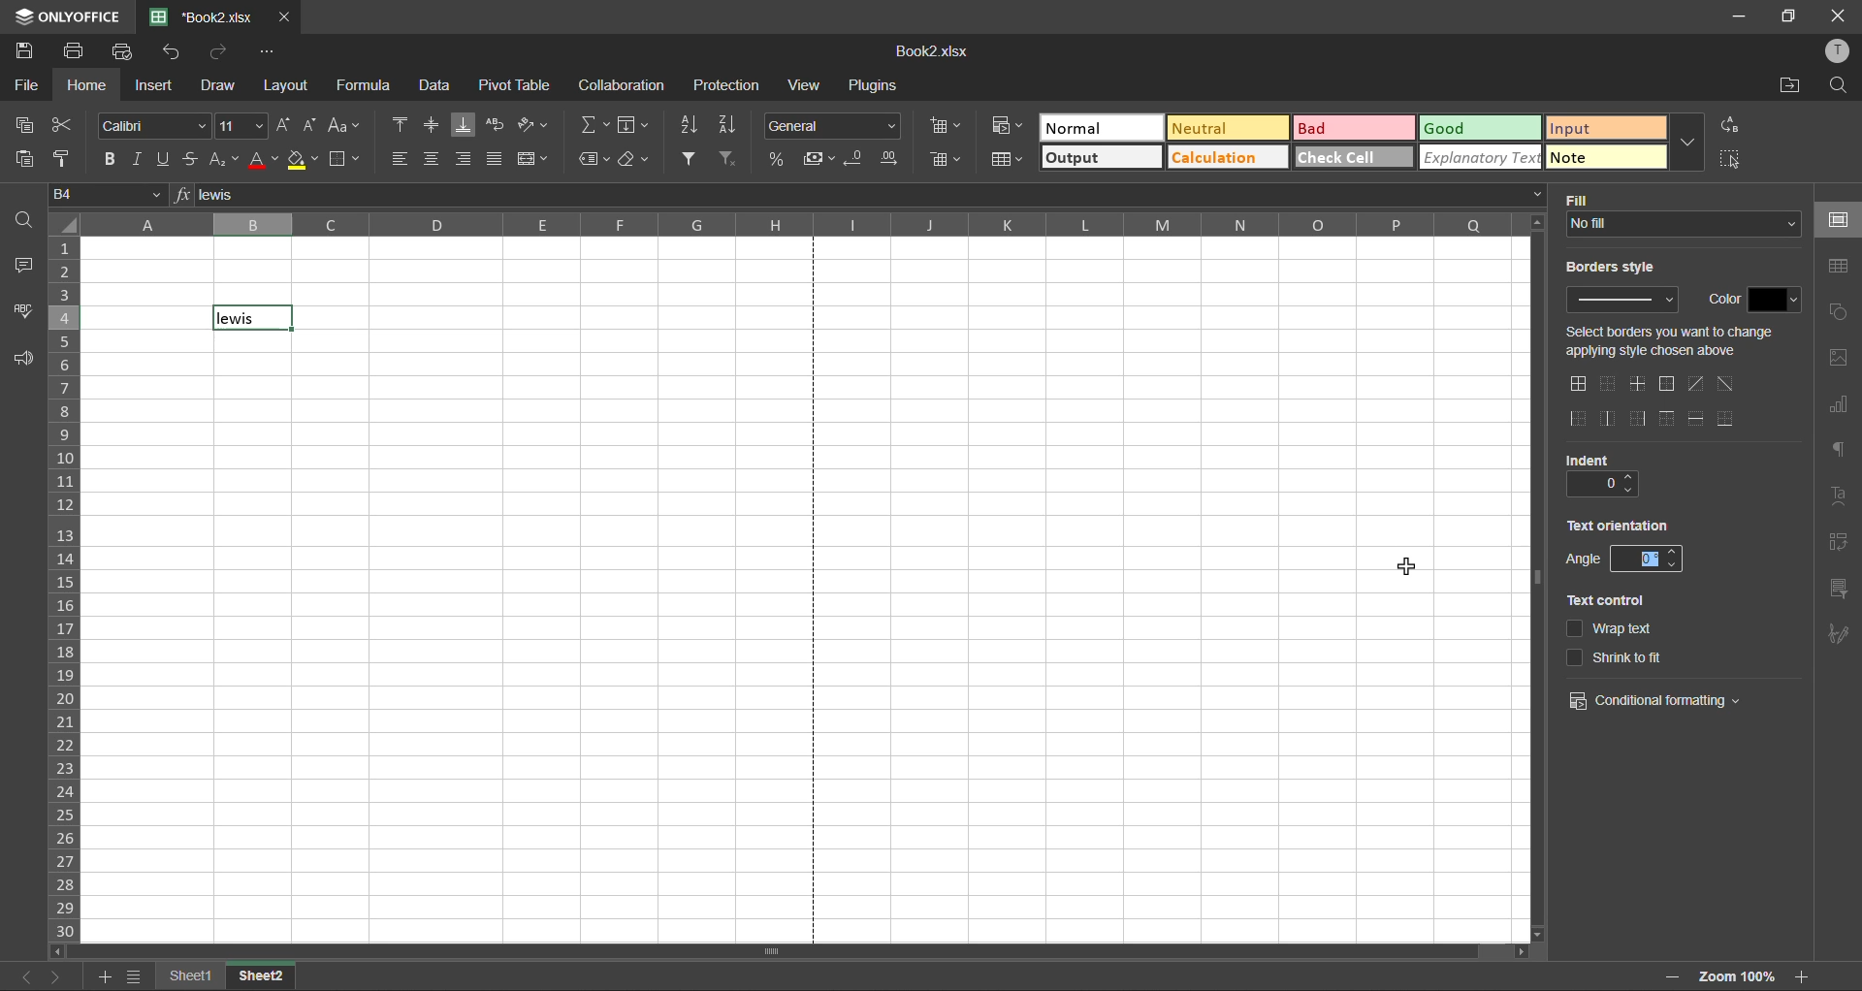  What do you see at coordinates (157, 84) in the screenshot?
I see `insert` at bounding box center [157, 84].